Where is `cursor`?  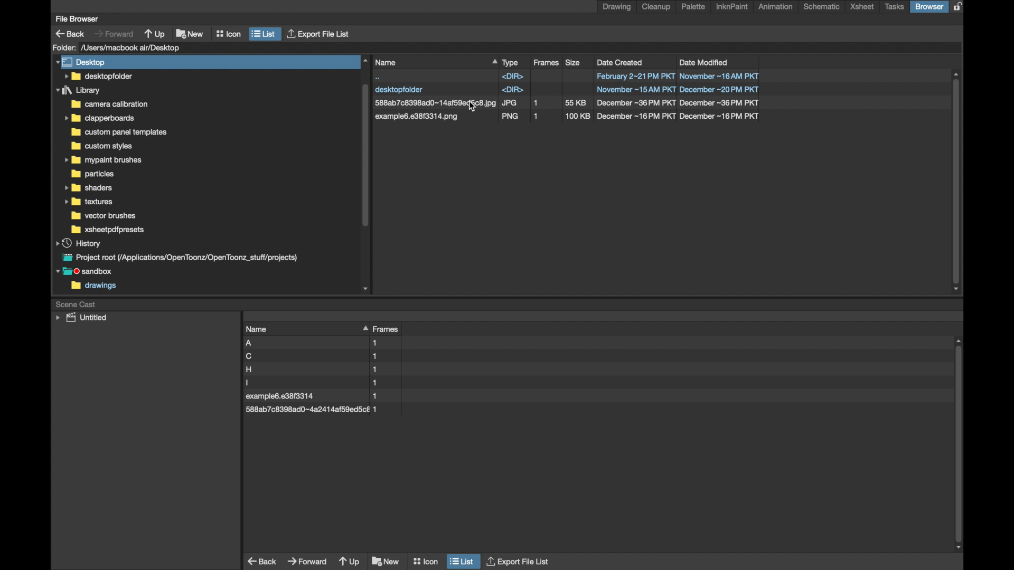 cursor is located at coordinates (473, 108).